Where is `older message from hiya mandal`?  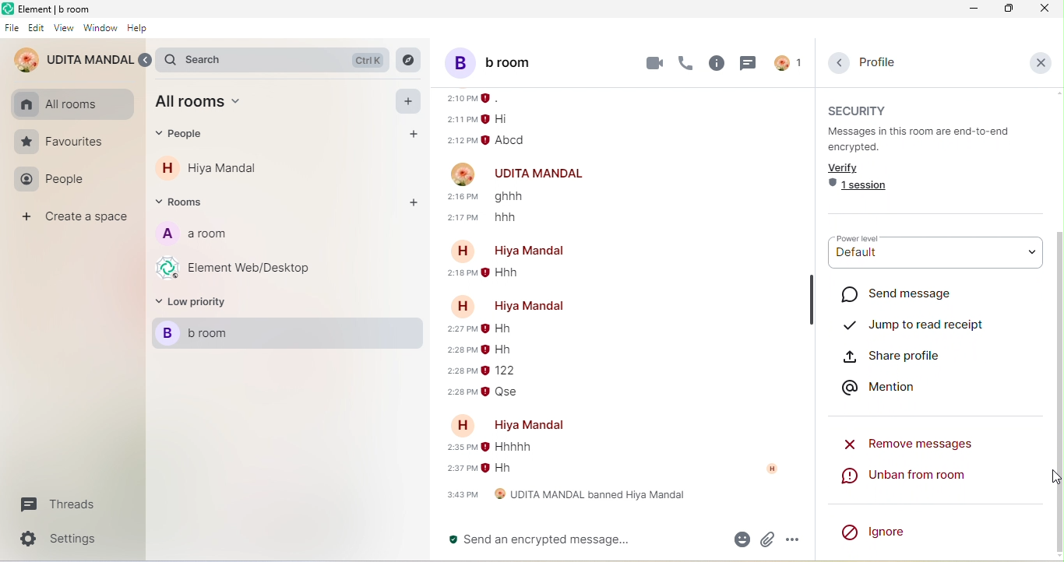
older message from hiya mandal is located at coordinates (508, 364).